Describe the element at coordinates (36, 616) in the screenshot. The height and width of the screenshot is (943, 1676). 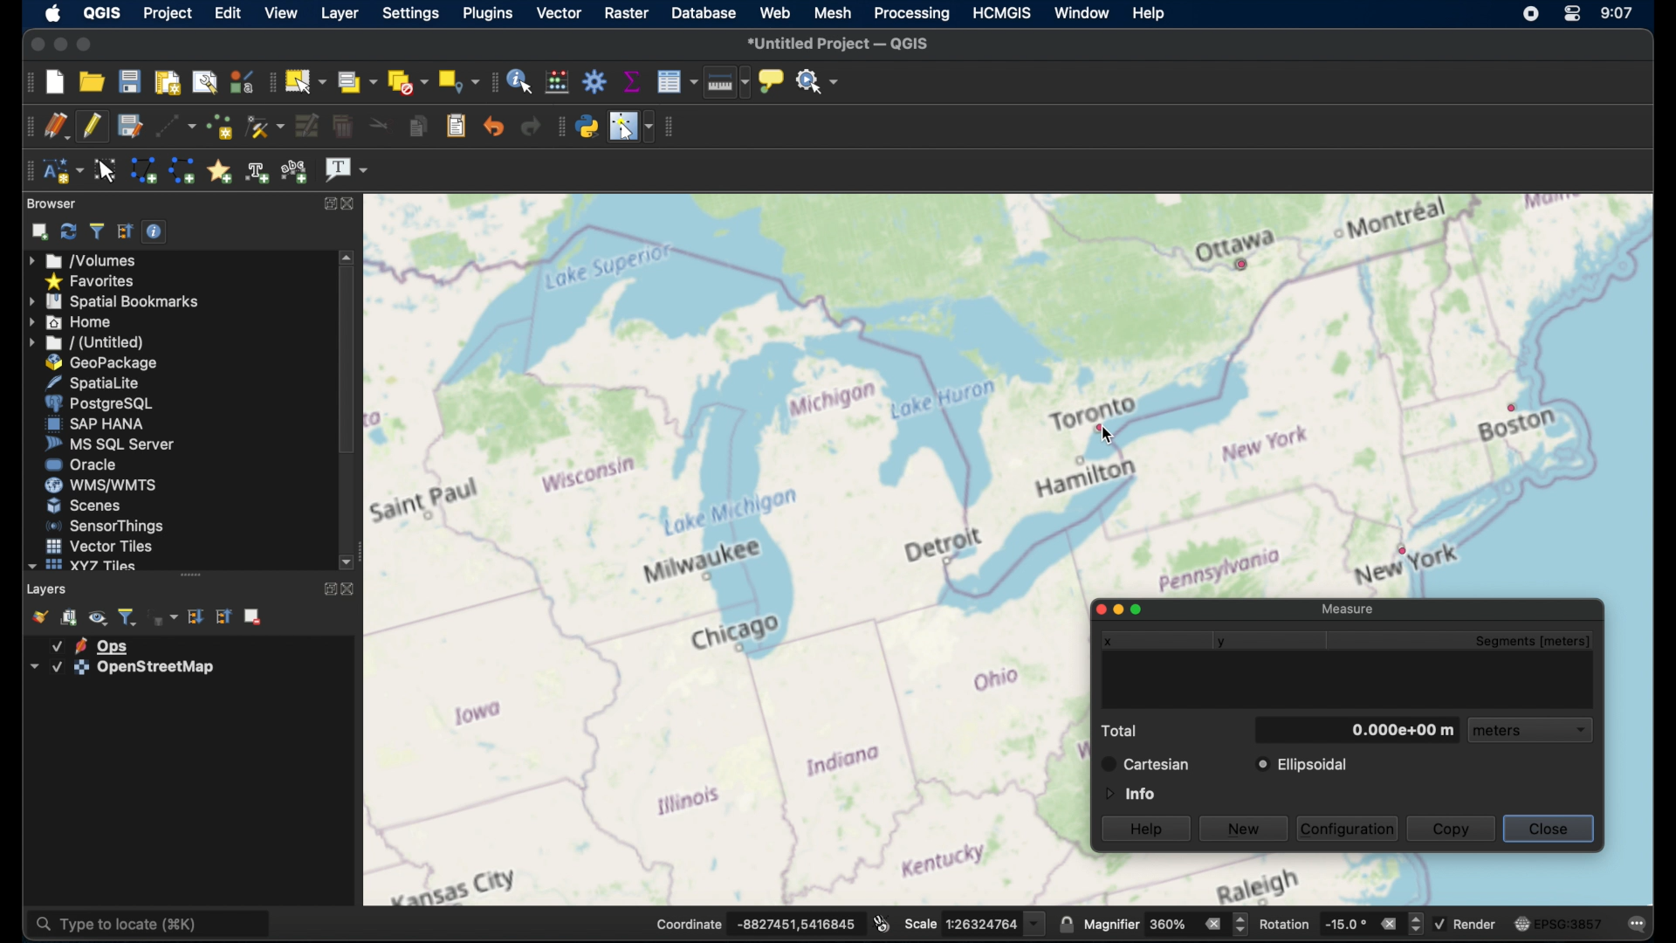
I see `open map layer` at that location.